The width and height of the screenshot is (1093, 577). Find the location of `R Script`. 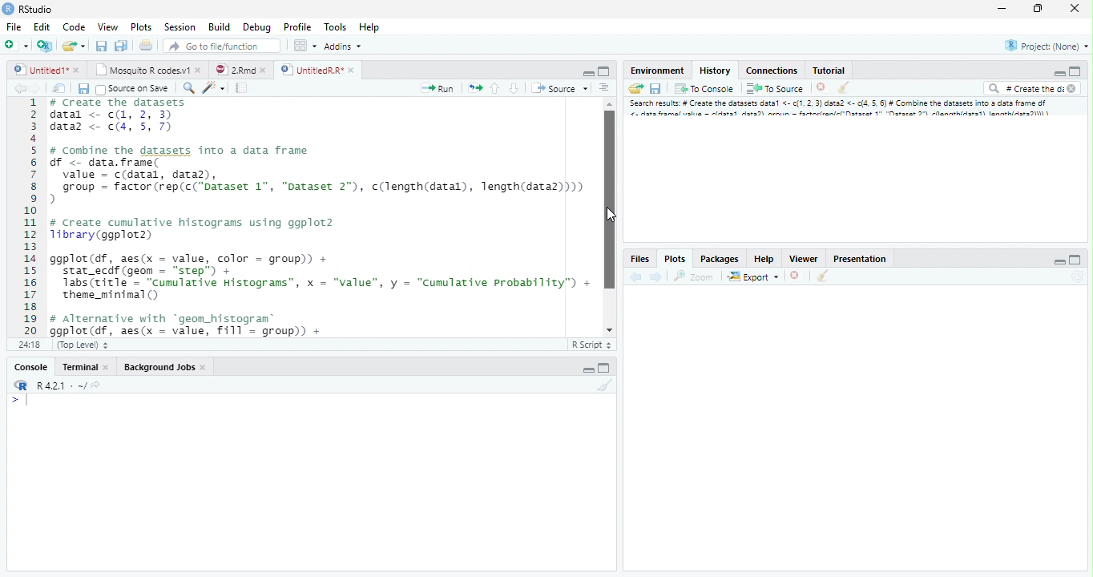

R Script is located at coordinates (591, 345).